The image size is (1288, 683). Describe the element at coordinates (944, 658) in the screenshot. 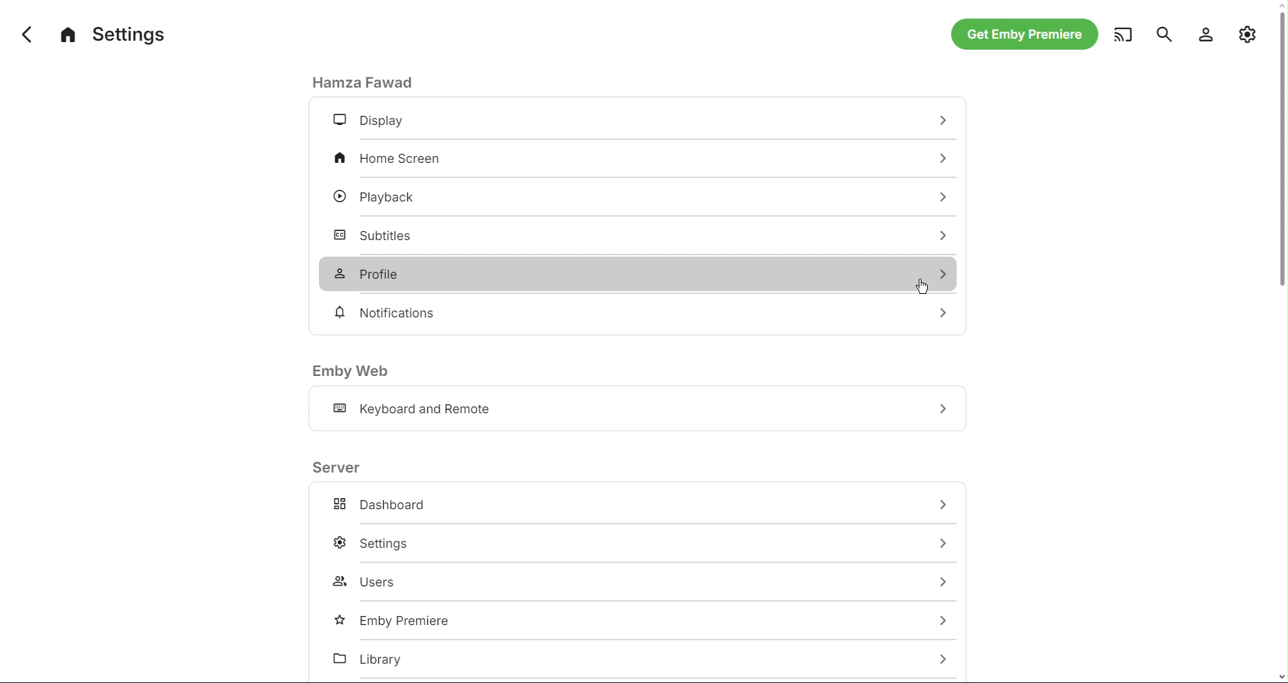

I see `` at that location.